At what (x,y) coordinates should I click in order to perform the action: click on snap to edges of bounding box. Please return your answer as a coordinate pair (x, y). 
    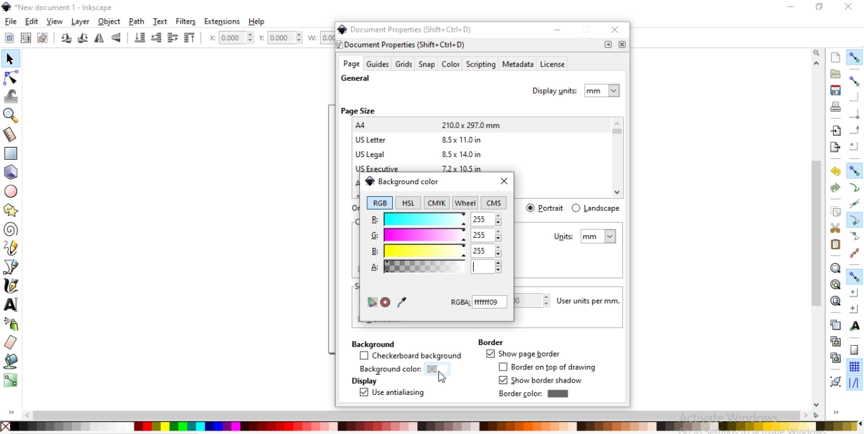
    Looking at the image, I should click on (855, 97).